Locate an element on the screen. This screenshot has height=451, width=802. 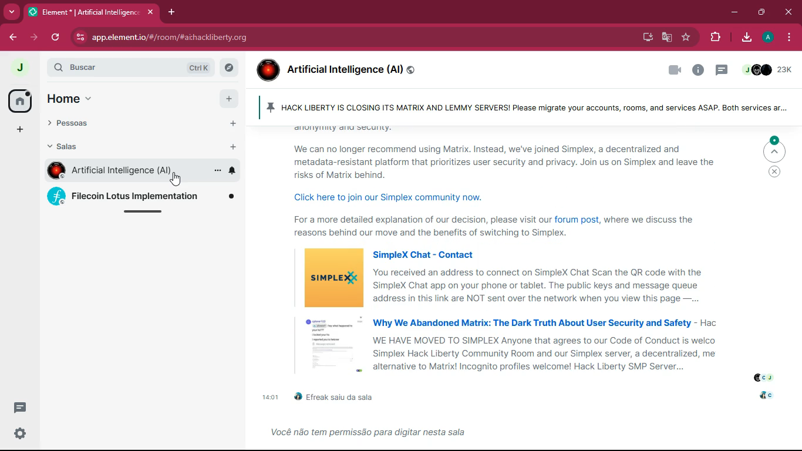
settings is located at coordinates (18, 434).